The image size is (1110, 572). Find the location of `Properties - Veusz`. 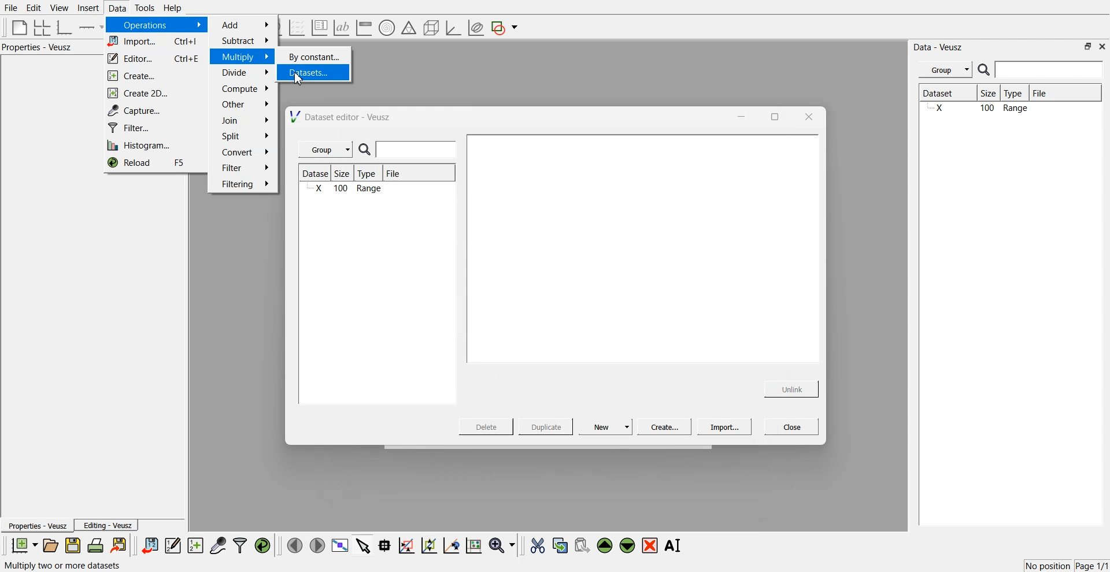

Properties - Veusz is located at coordinates (40, 47).